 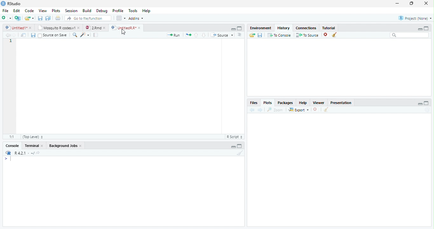 What do you see at coordinates (11, 3) in the screenshot?
I see `Rstudio` at bounding box center [11, 3].